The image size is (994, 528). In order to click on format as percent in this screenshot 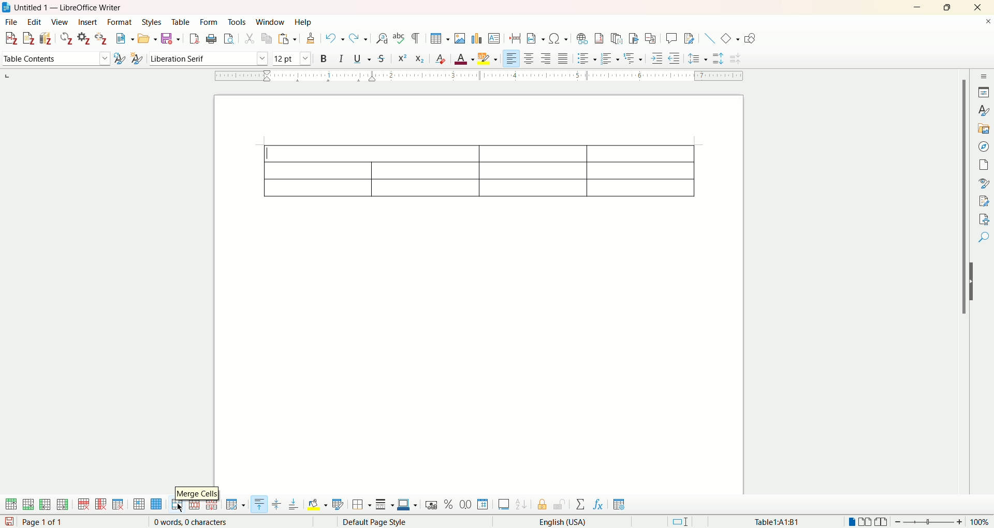, I will do `click(448, 506)`.